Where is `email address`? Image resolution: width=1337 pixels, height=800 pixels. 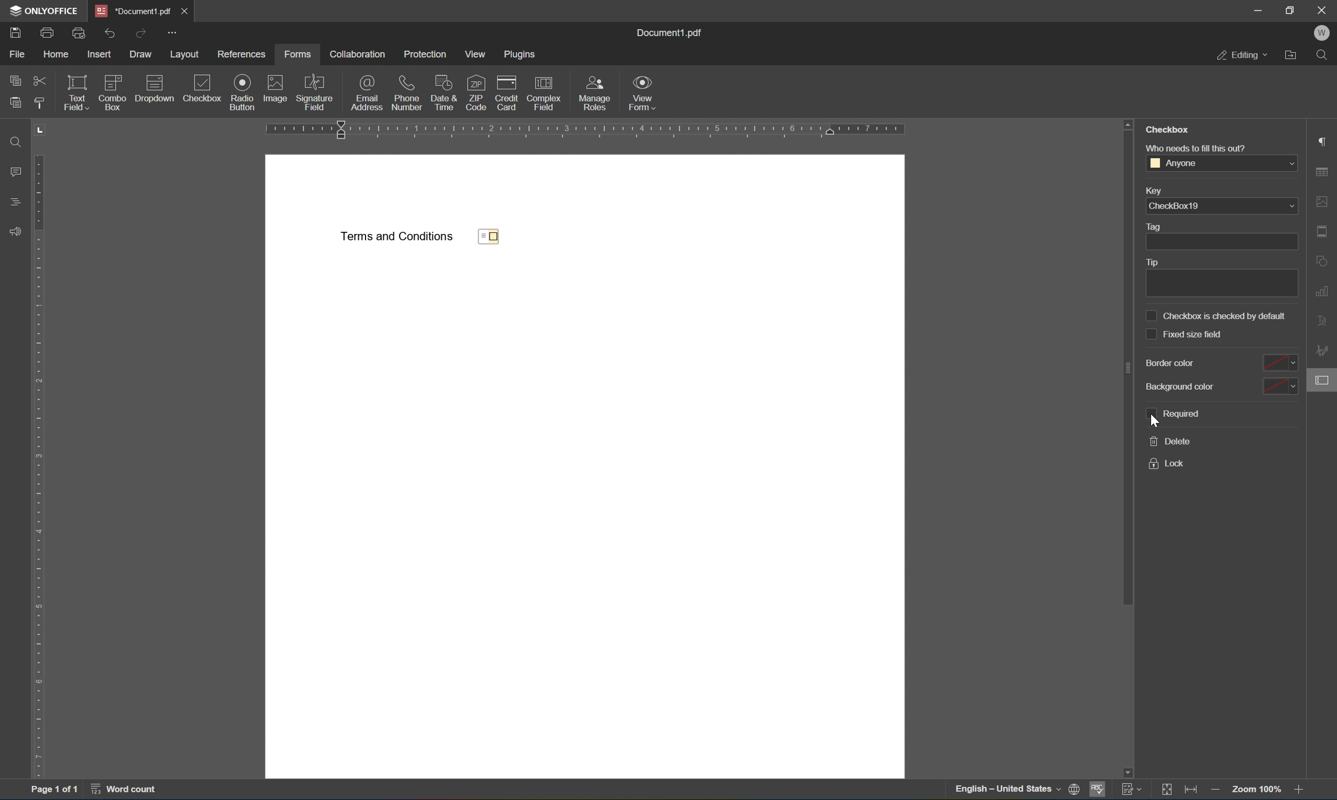
email address is located at coordinates (367, 91).